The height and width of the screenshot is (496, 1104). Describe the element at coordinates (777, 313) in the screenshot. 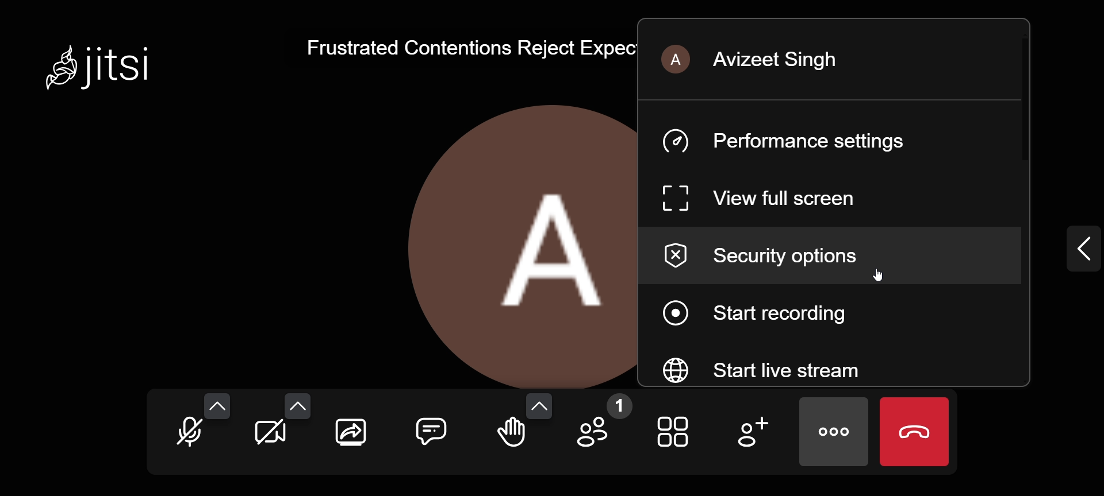

I see `start recording` at that location.